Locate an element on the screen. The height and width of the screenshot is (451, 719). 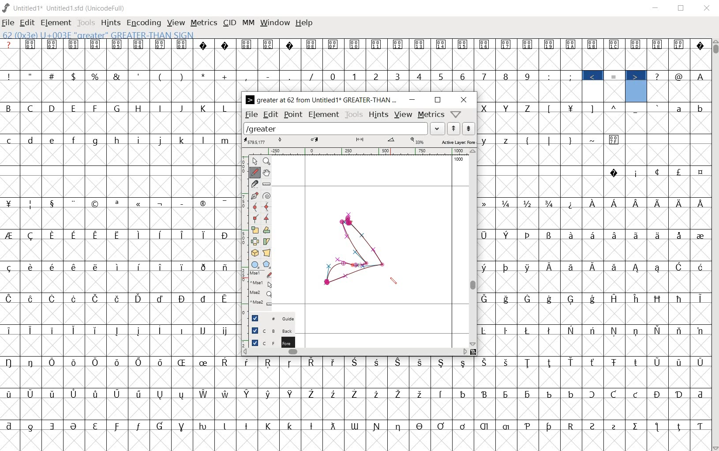
view is located at coordinates (403, 114).